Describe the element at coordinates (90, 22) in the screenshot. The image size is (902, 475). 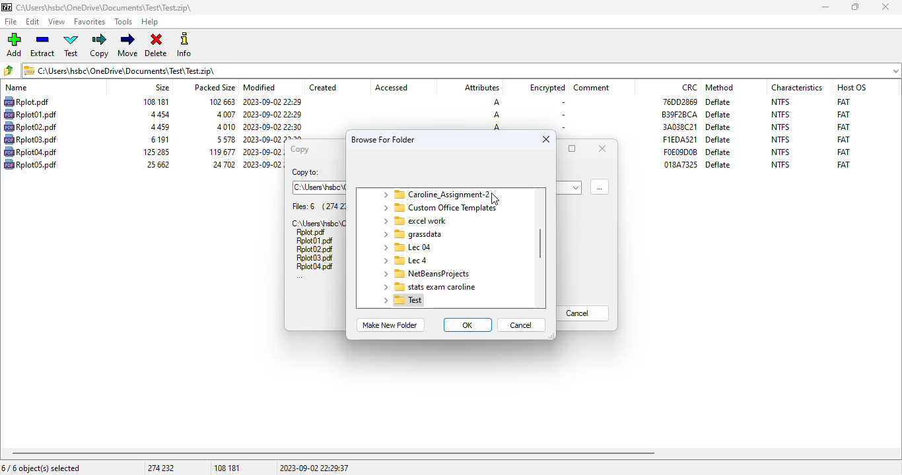
I see `favorites` at that location.